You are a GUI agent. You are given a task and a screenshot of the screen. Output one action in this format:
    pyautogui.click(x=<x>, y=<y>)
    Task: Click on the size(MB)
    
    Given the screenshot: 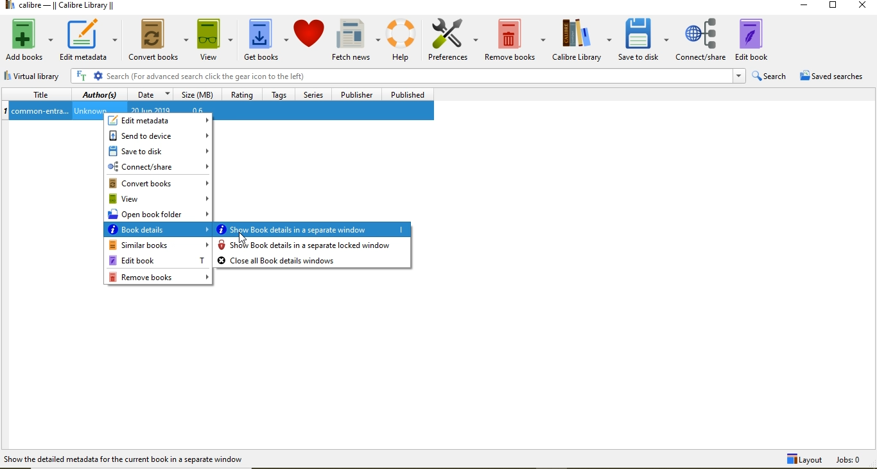 What is the action you would take?
    pyautogui.click(x=195, y=95)
    